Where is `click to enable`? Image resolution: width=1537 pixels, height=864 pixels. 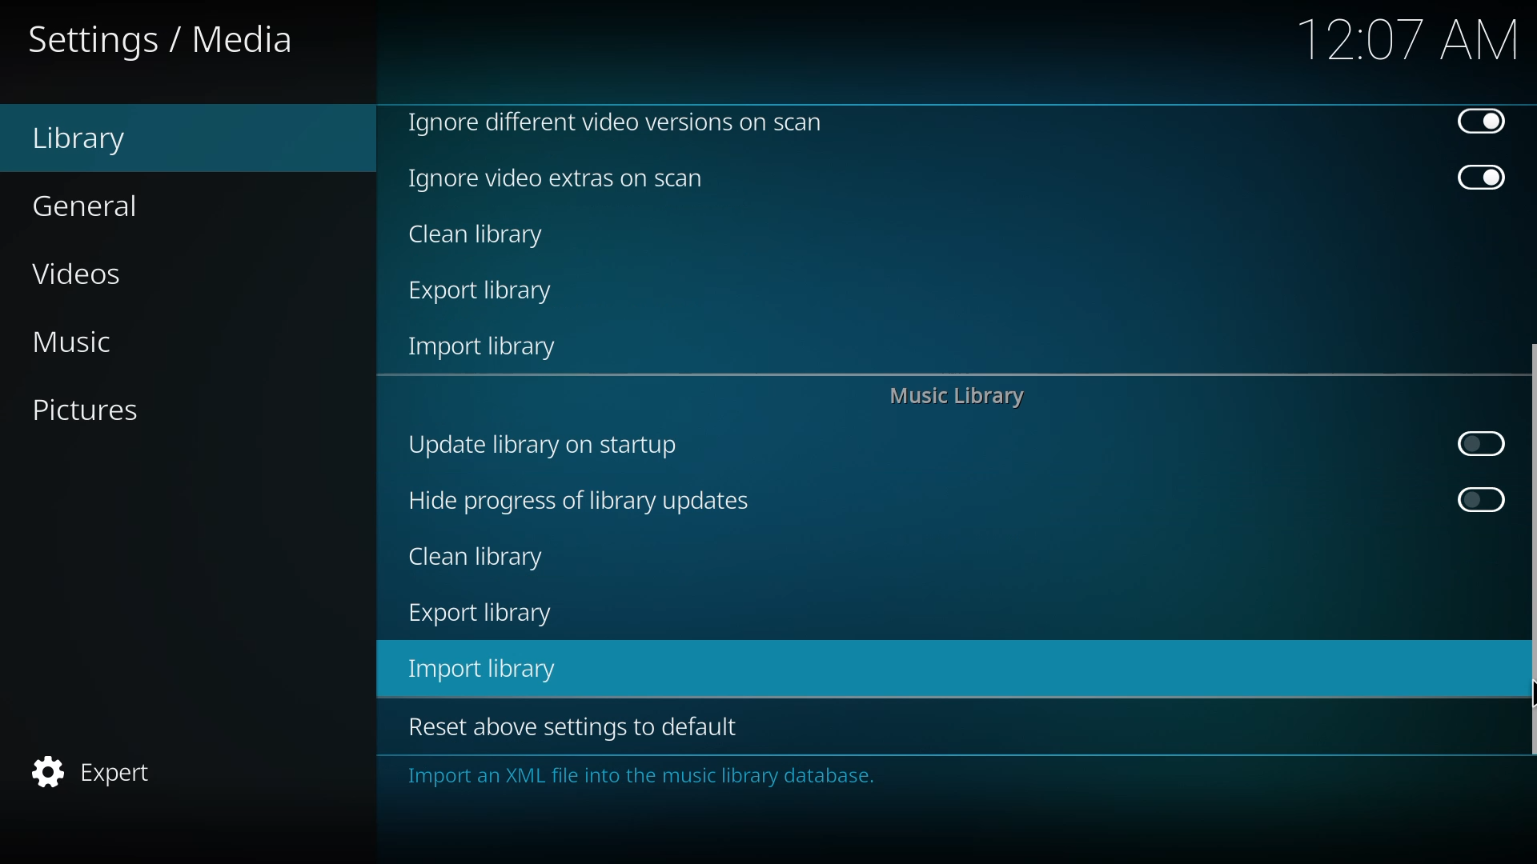
click to enable is located at coordinates (1476, 444).